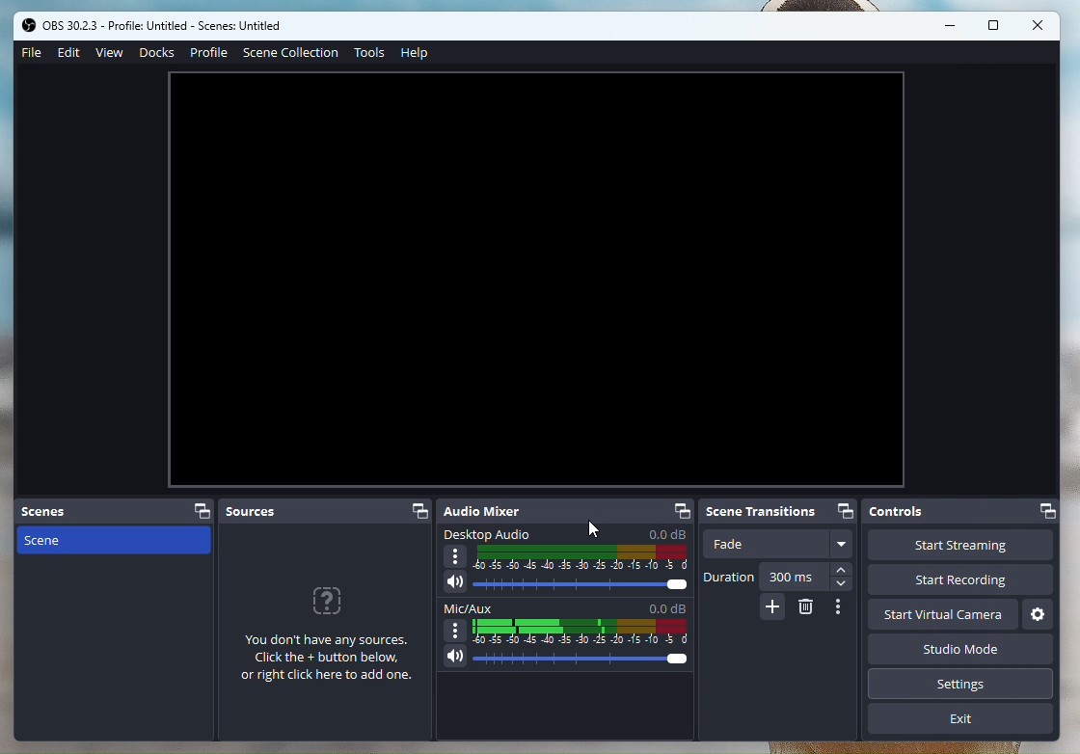  What do you see at coordinates (893, 512) in the screenshot?
I see `Controls` at bounding box center [893, 512].